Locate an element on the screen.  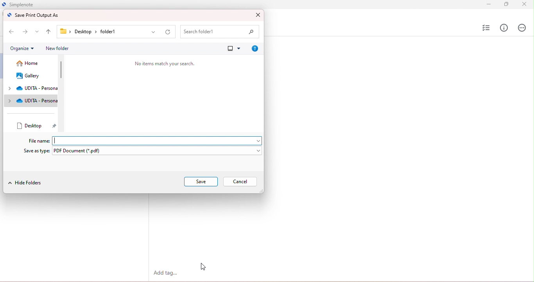
udita-personal is located at coordinates (31, 100).